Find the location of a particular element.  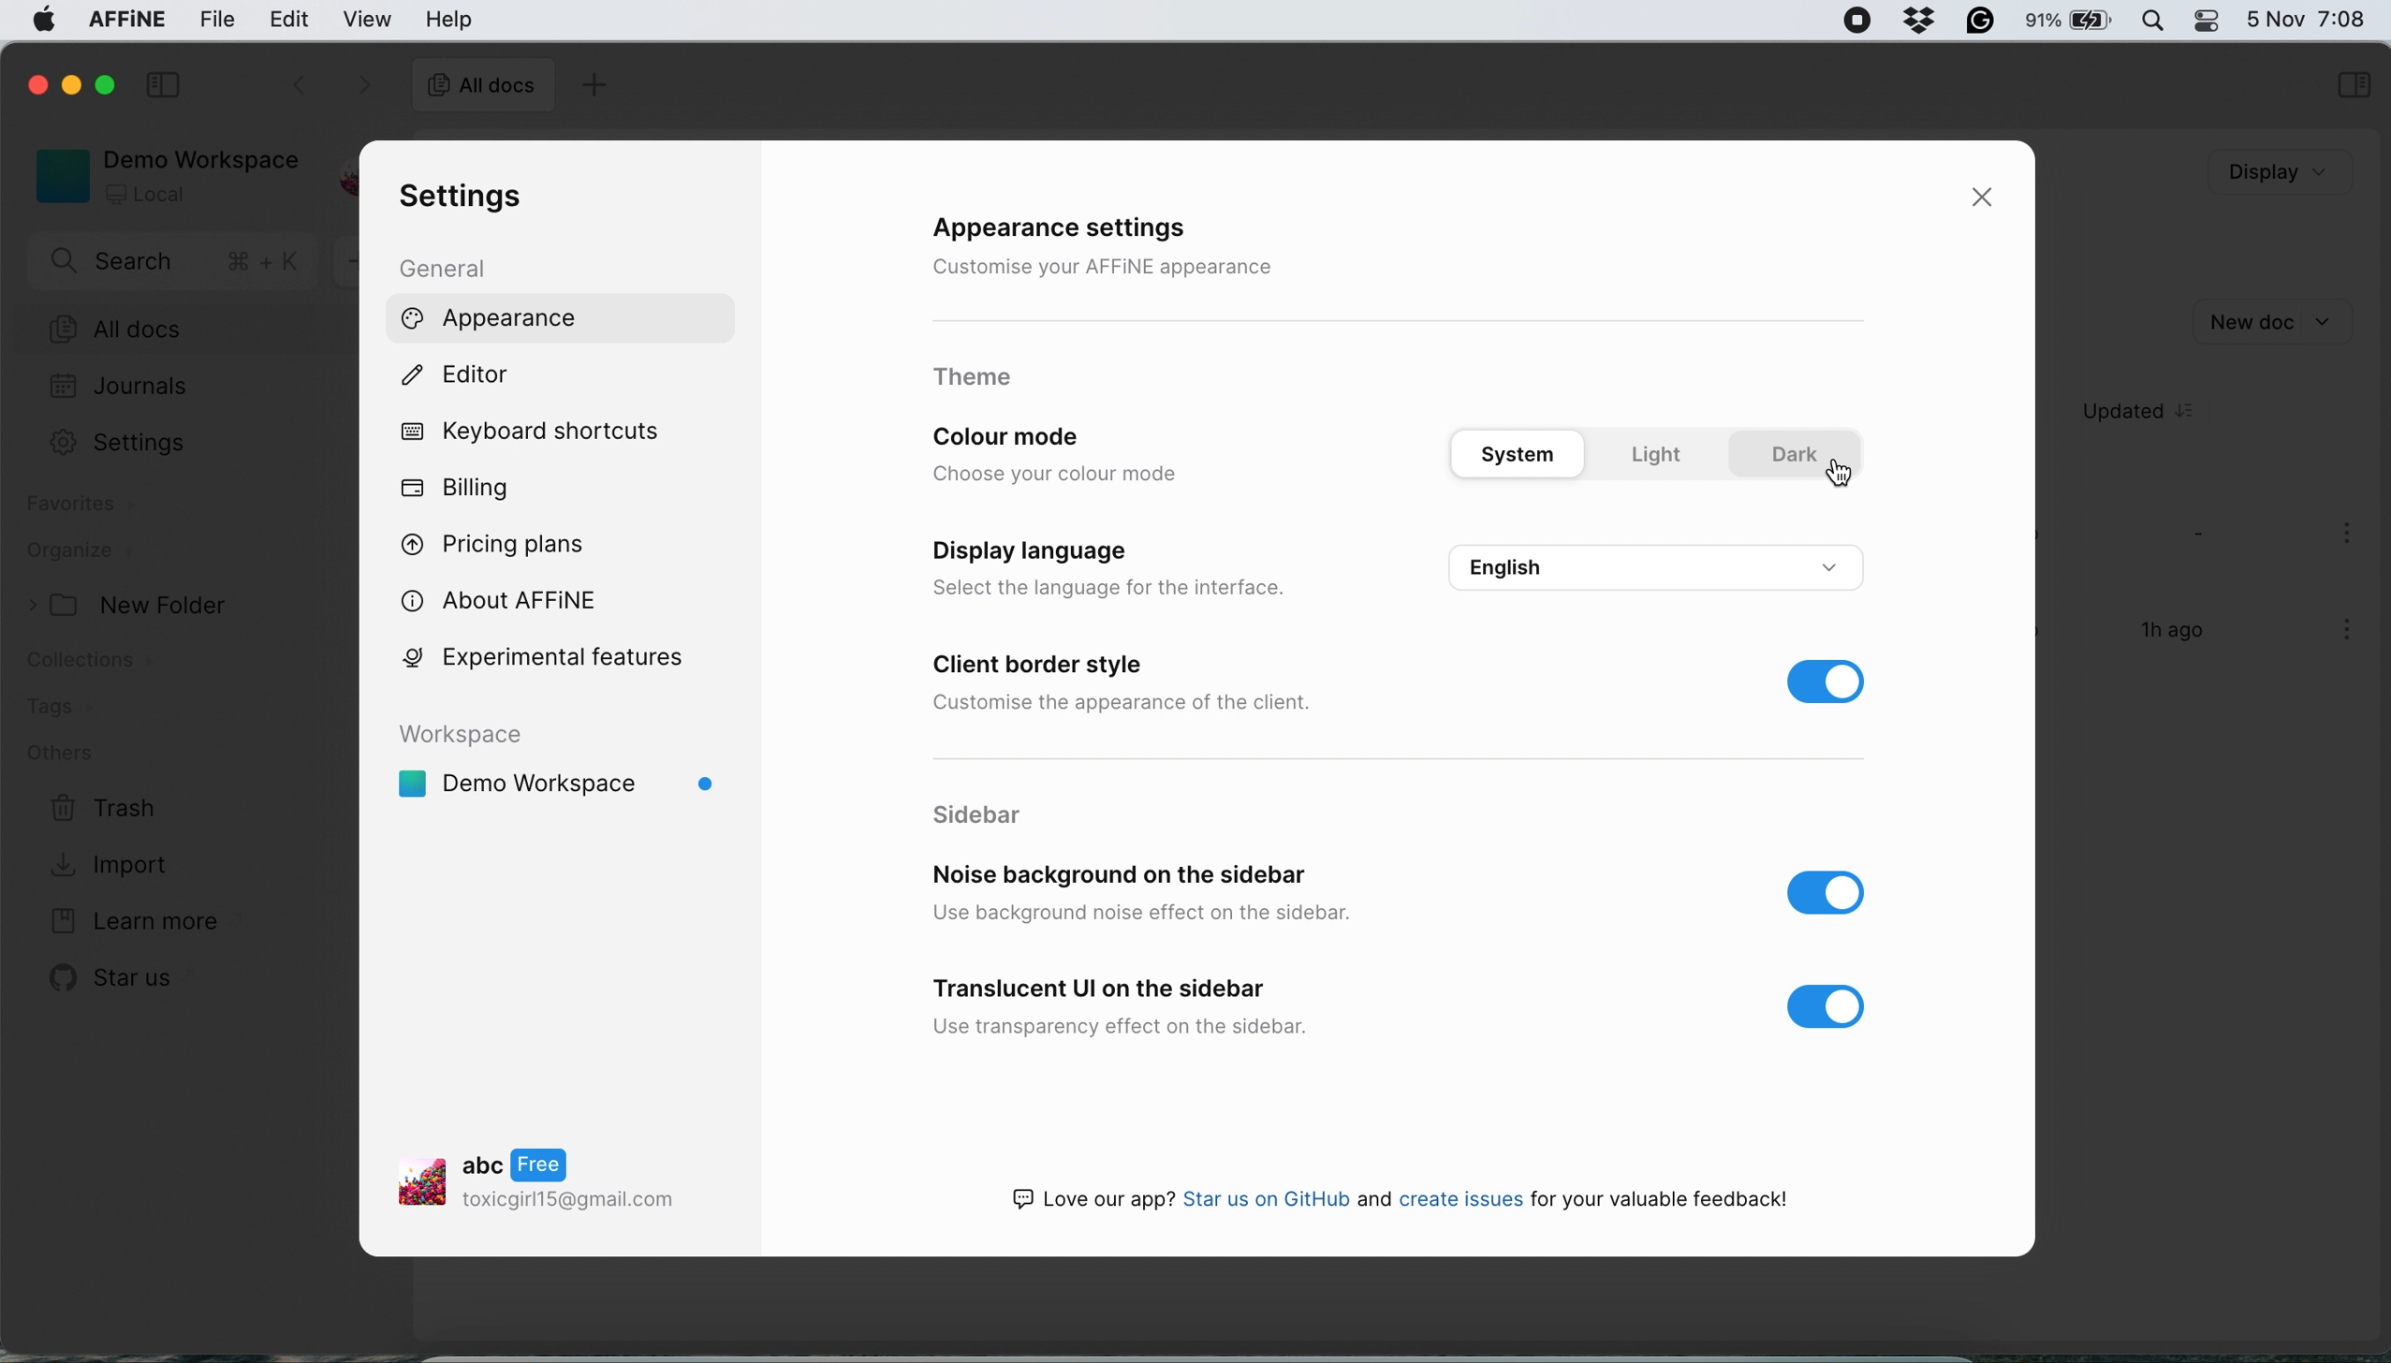

switch tabs is located at coordinates (286, 81).